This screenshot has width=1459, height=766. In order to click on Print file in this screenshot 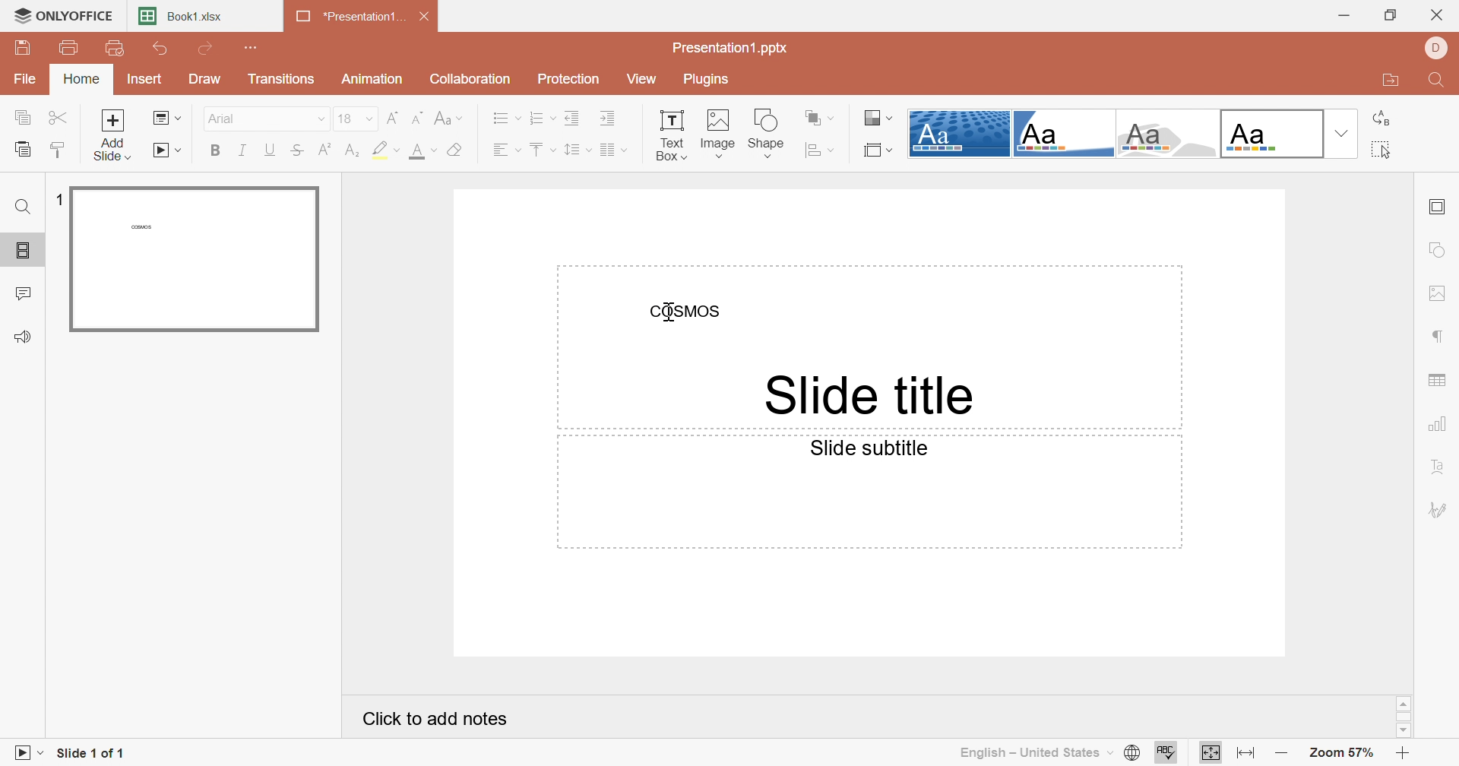, I will do `click(71, 46)`.